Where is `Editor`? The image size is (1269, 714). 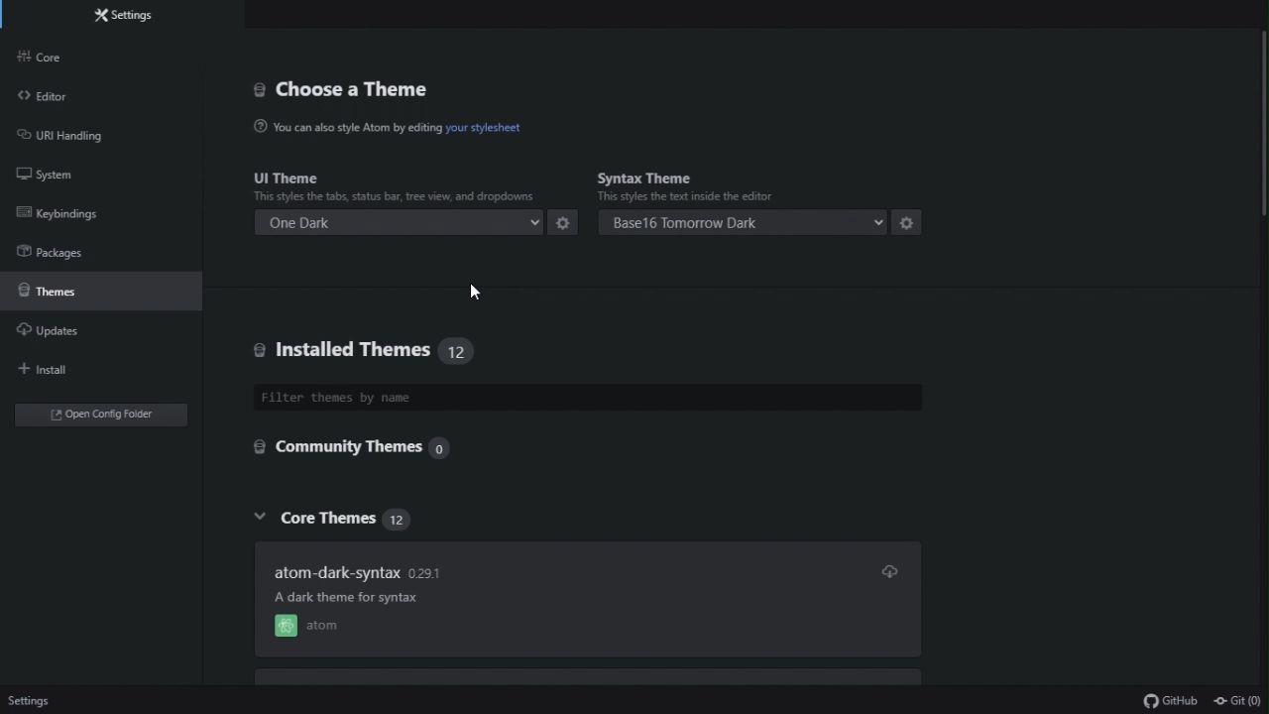
Editor is located at coordinates (66, 101).